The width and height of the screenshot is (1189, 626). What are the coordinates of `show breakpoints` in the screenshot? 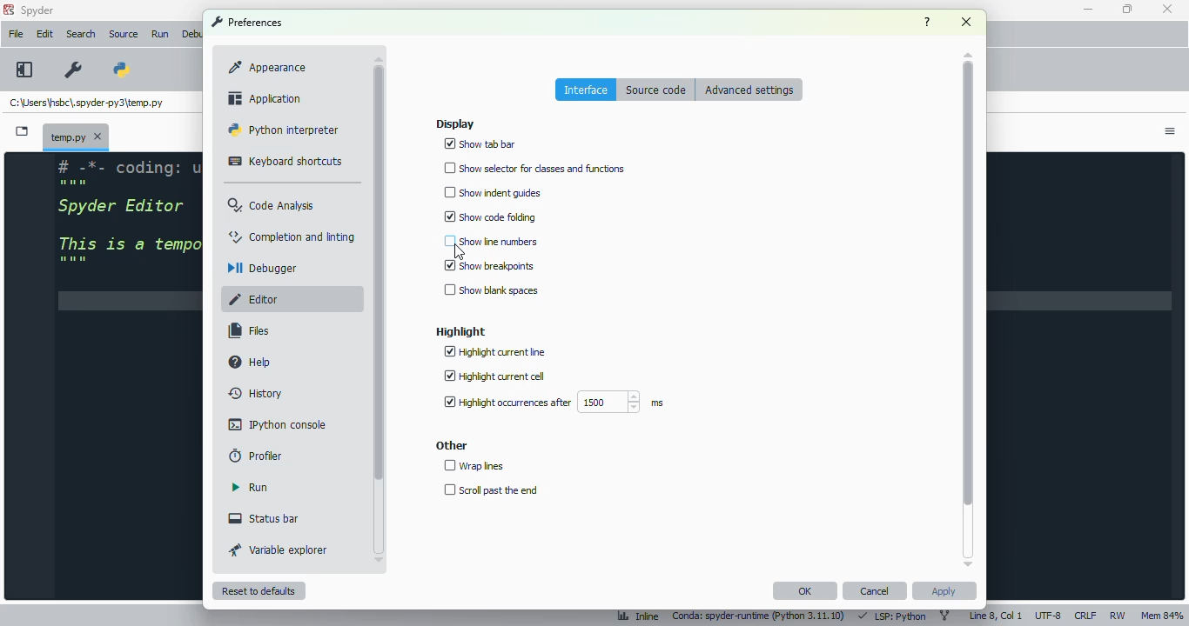 It's located at (489, 265).